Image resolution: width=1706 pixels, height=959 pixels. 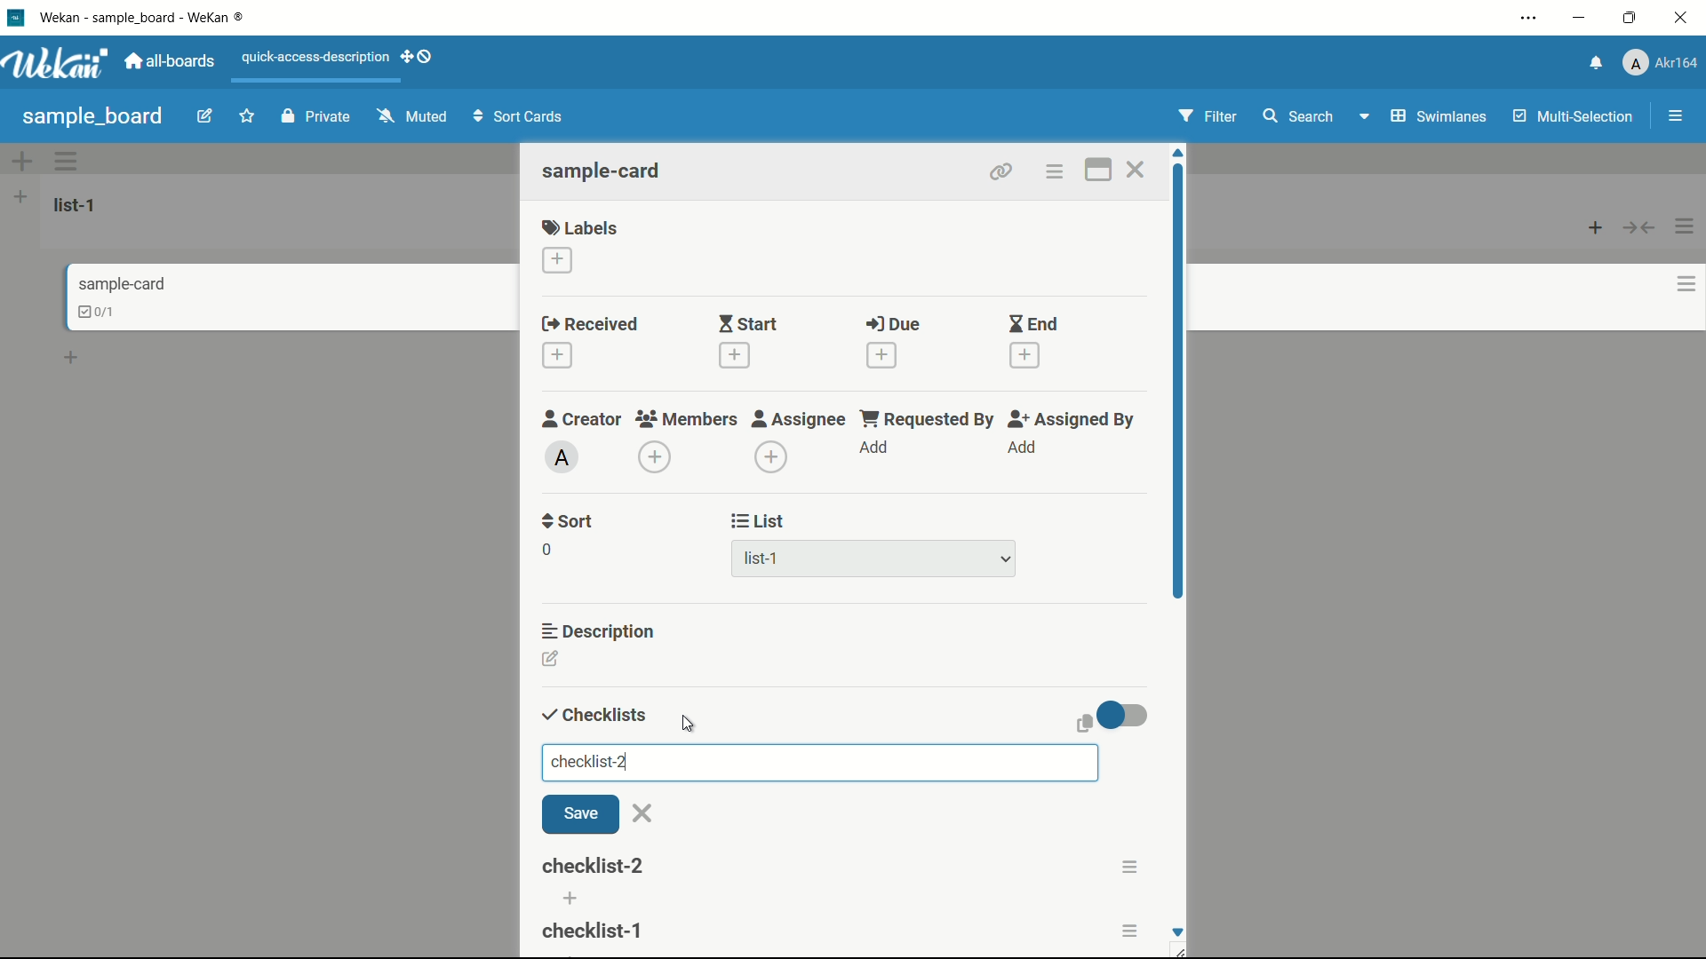 I want to click on add swimlane, so click(x=20, y=161).